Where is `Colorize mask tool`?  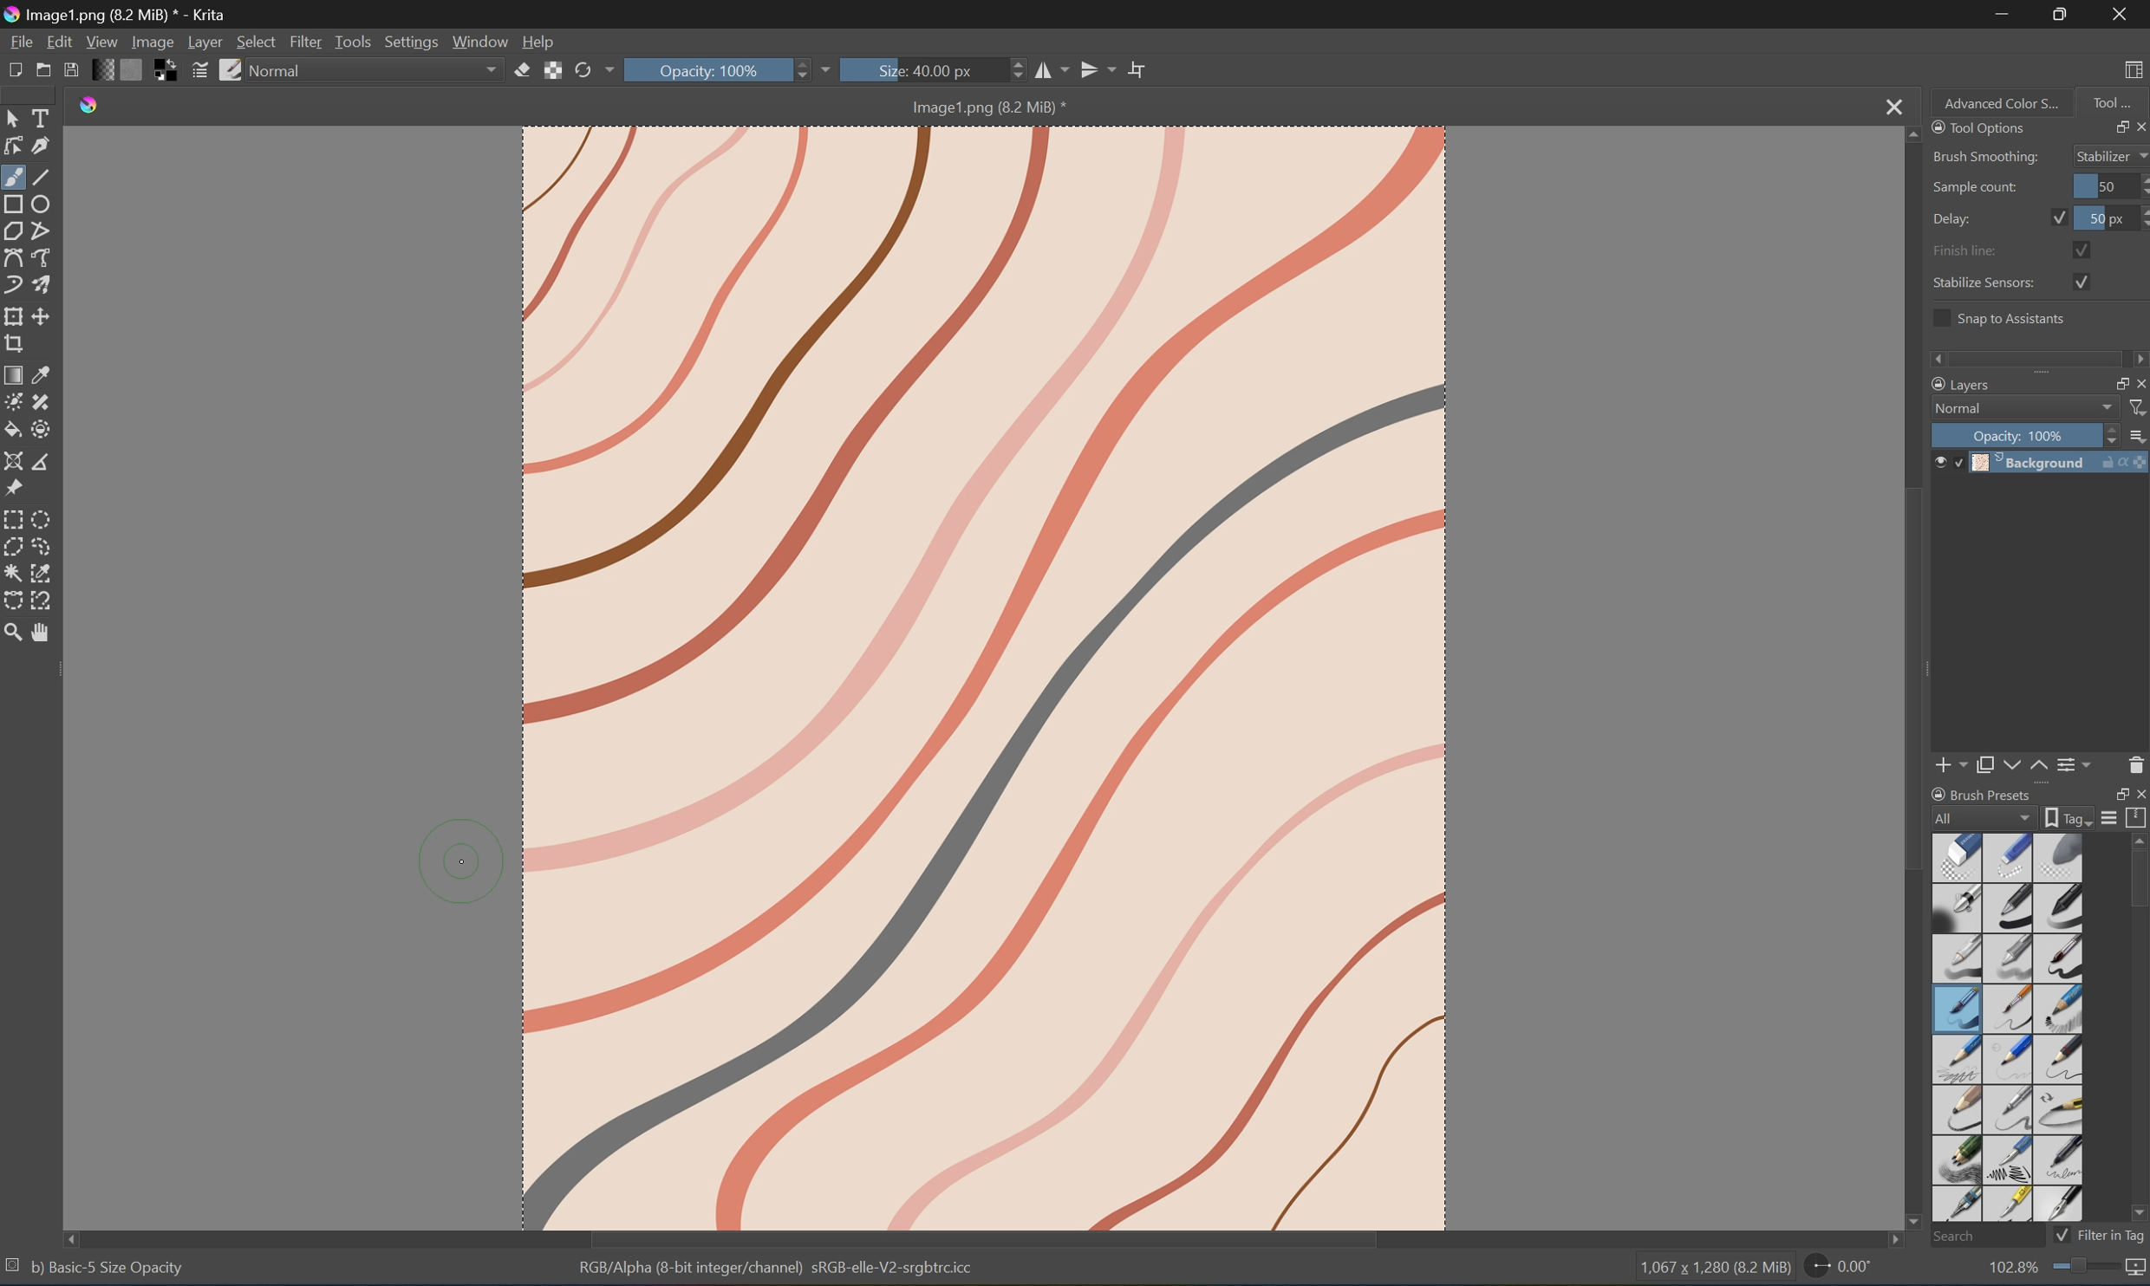 Colorize mask tool is located at coordinates (14, 400).